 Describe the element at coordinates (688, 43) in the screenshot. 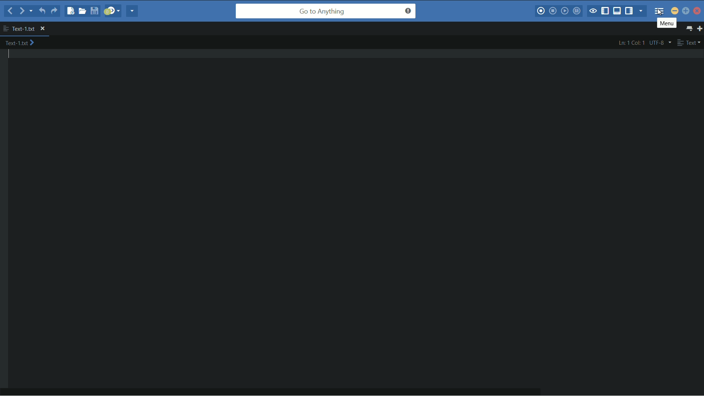

I see `text` at that location.